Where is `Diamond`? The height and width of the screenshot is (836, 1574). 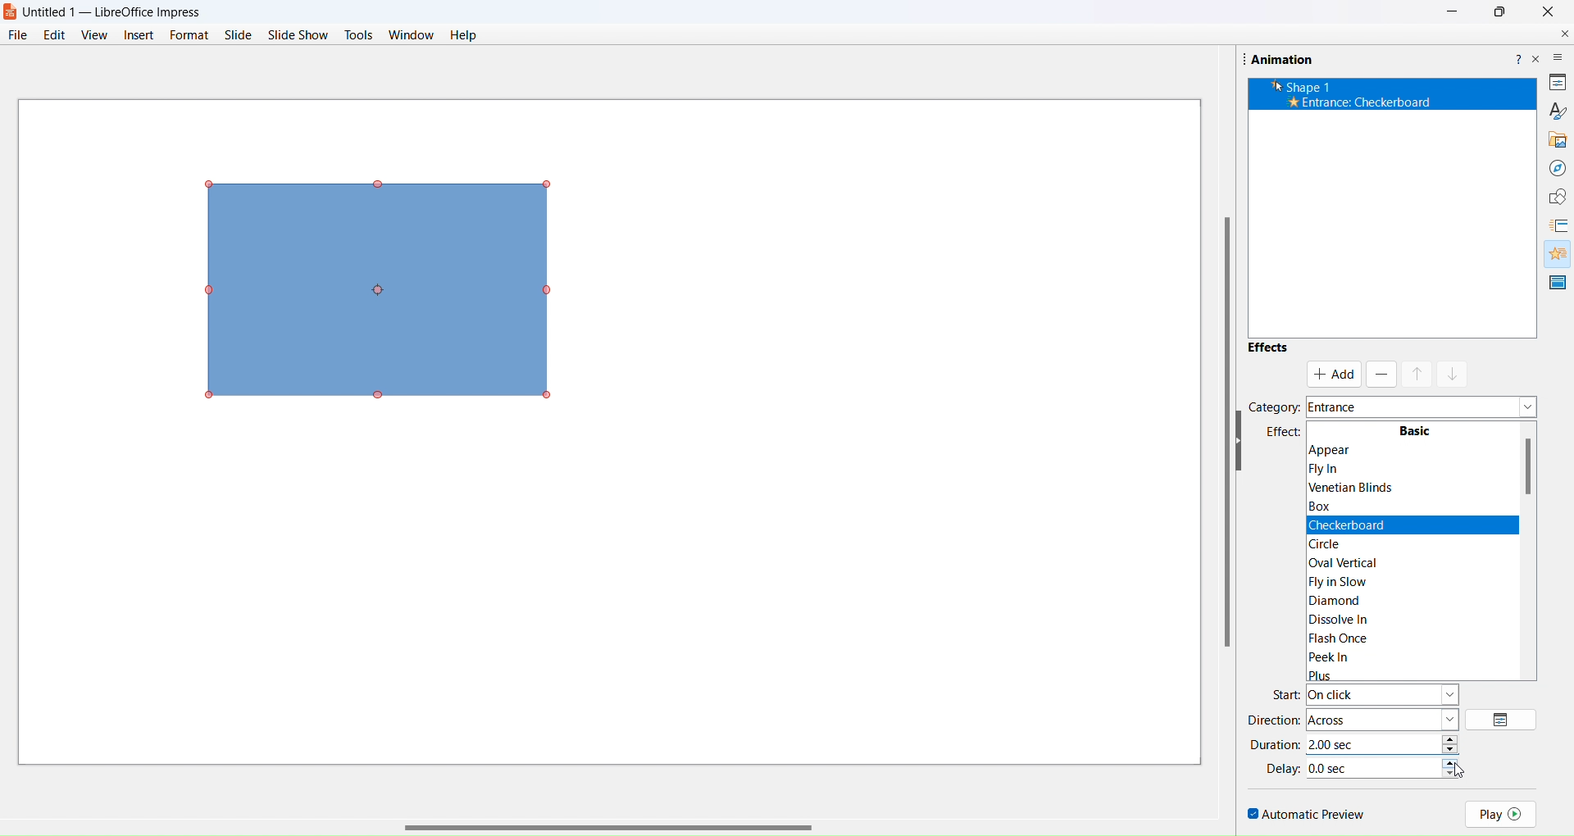
Diamond is located at coordinates (1346, 598).